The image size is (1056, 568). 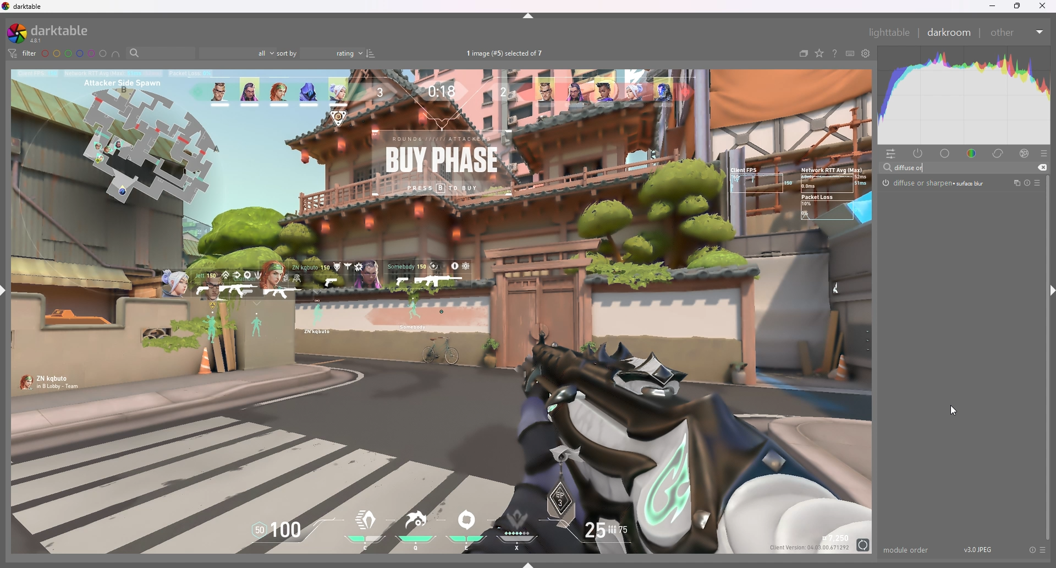 What do you see at coordinates (919, 153) in the screenshot?
I see `show active modules` at bounding box center [919, 153].